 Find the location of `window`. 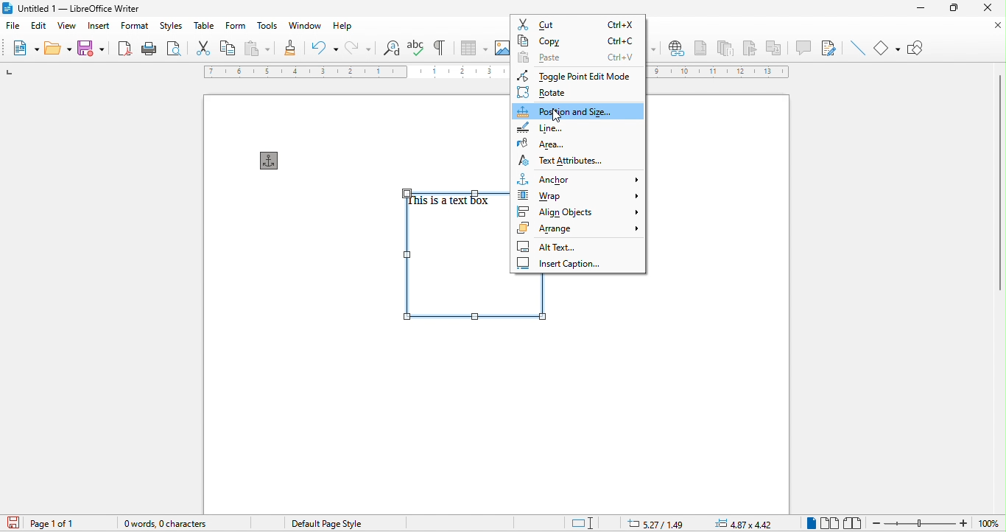

window is located at coordinates (306, 26).